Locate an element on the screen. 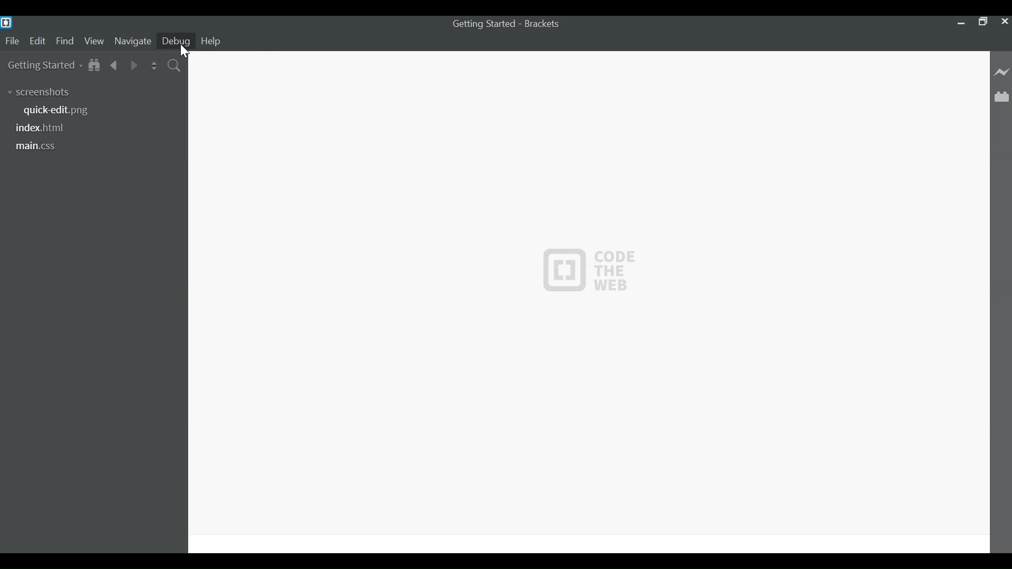 This screenshot has height=569, width=1012. Live Preview is located at coordinates (1002, 72).